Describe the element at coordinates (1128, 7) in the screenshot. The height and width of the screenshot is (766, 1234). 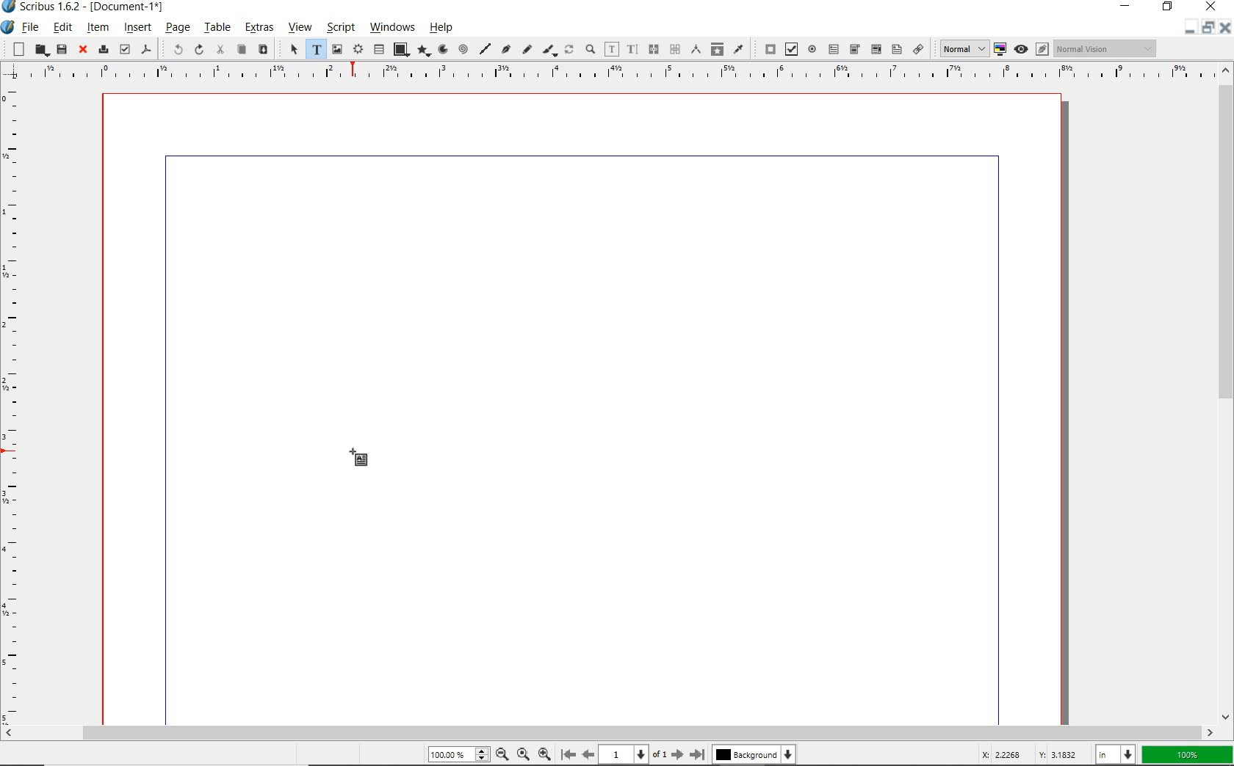
I see `minimize` at that location.